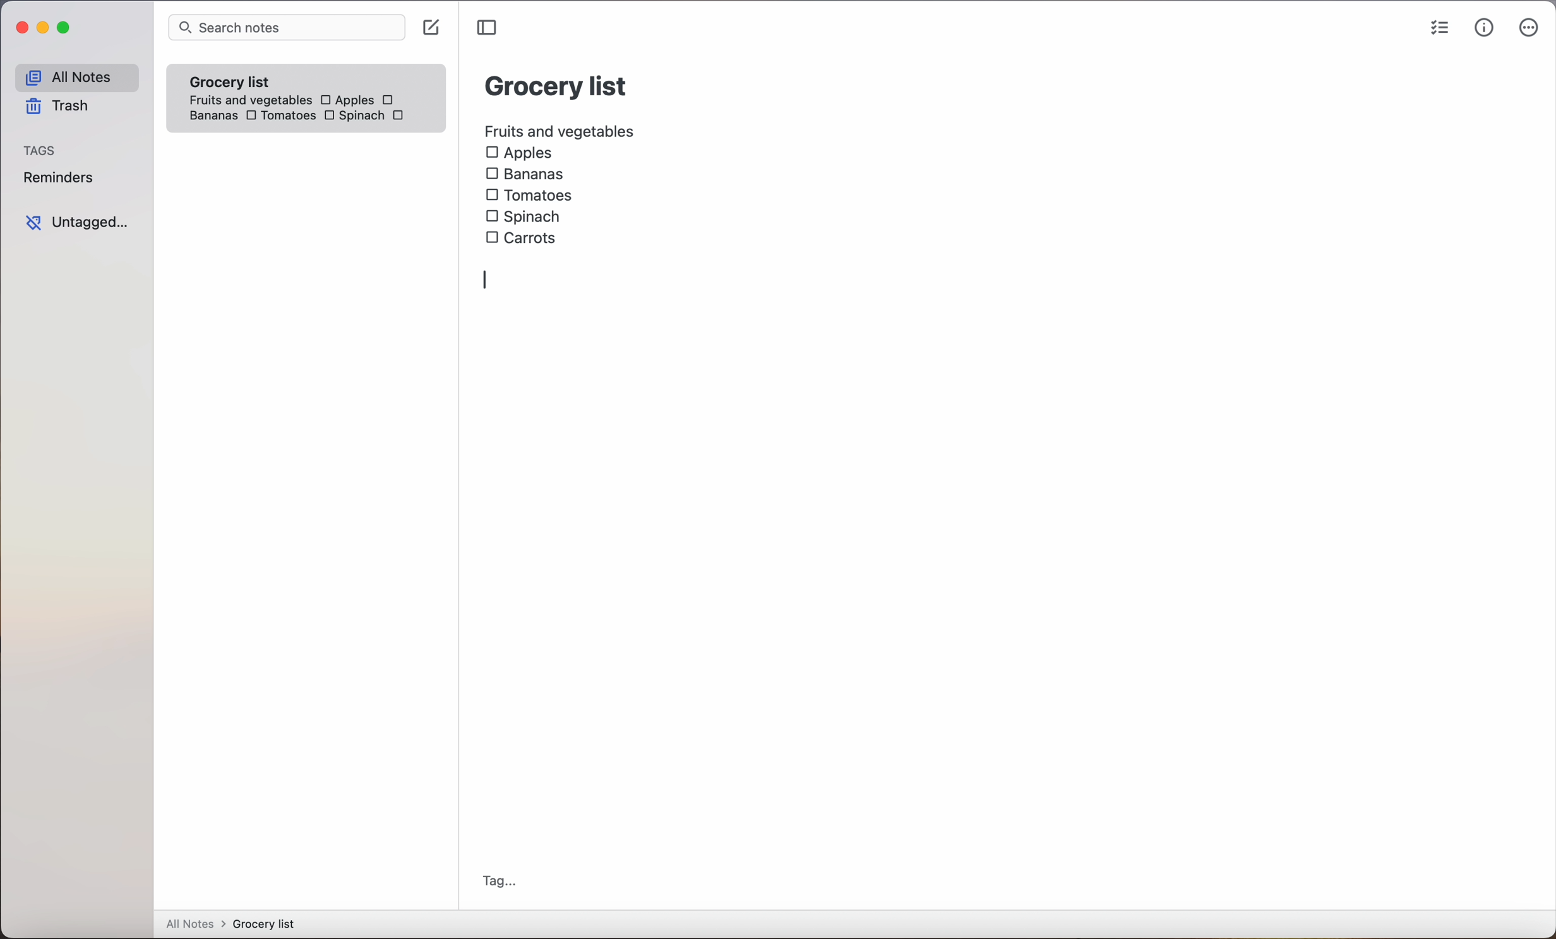  What do you see at coordinates (286, 28) in the screenshot?
I see `search bar` at bounding box center [286, 28].